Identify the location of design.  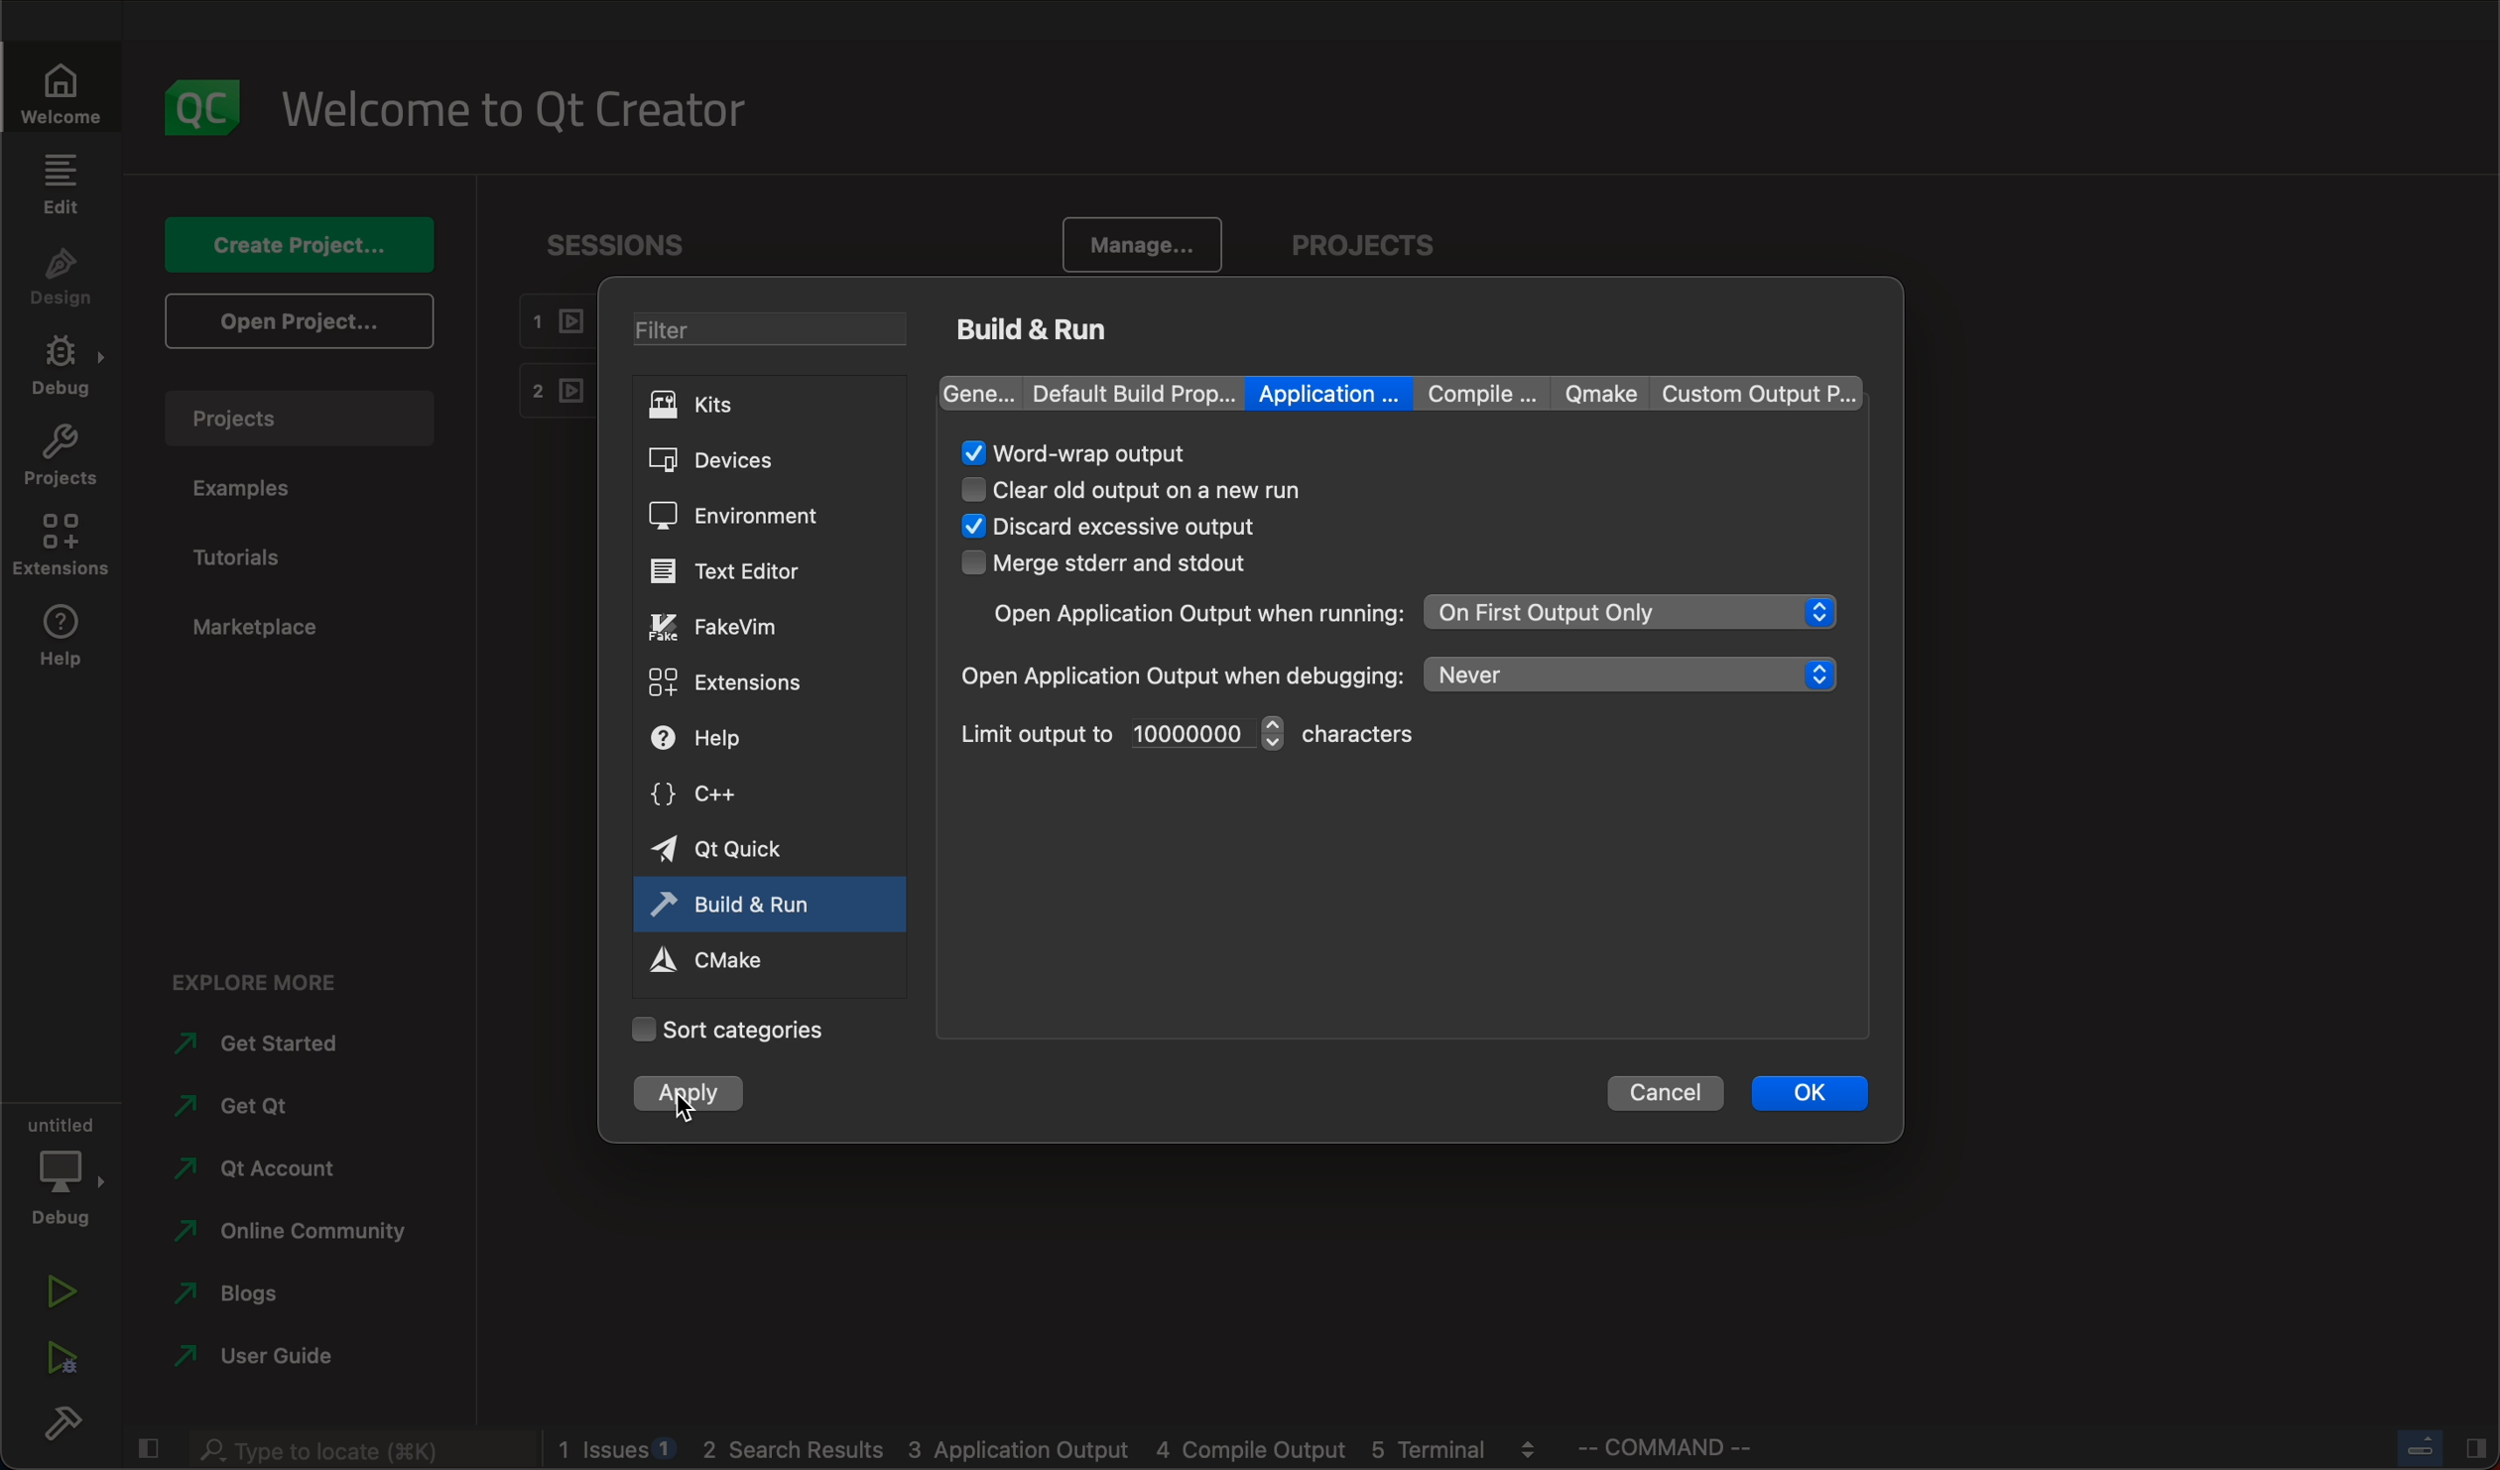
(63, 274).